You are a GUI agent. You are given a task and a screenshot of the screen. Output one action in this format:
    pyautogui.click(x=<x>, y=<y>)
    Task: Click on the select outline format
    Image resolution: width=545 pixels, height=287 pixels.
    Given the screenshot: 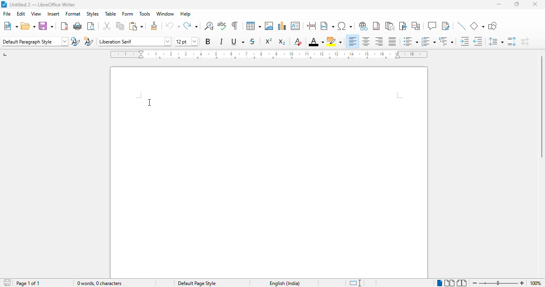 What is the action you would take?
    pyautogui.click(x=446, y=41)
    